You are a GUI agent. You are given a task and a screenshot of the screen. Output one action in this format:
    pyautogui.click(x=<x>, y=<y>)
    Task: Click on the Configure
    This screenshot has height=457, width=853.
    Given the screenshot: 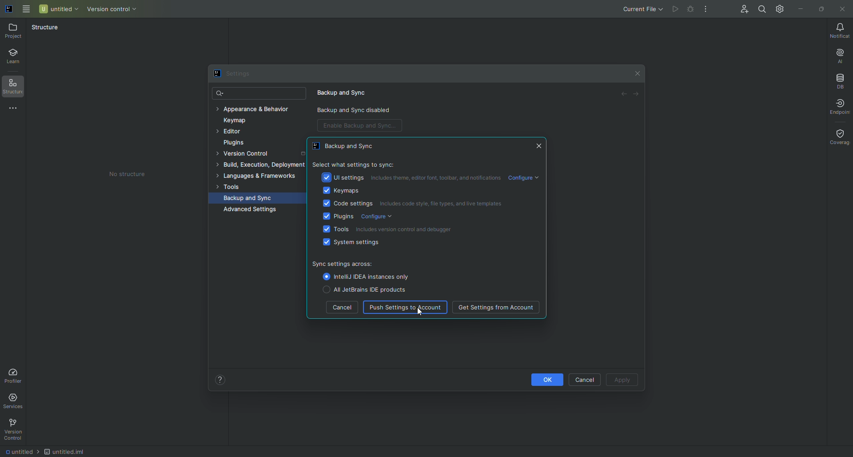 What is the action you would take?
    pyautogui.click(x=375, y=216)
    